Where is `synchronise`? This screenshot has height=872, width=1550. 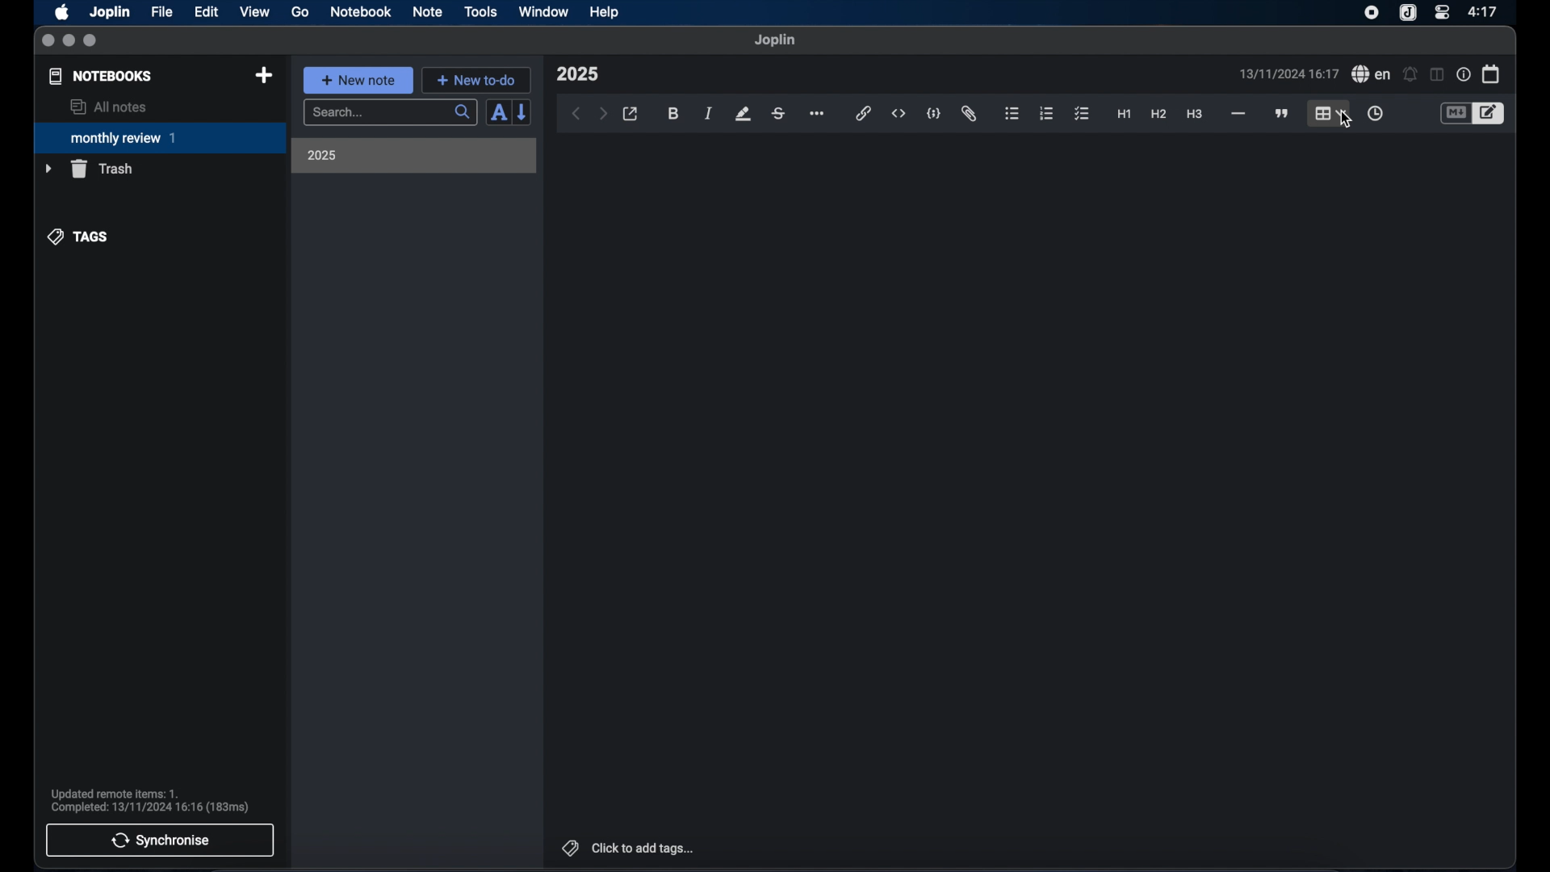 synchronise is located at coordinates (160, 840).